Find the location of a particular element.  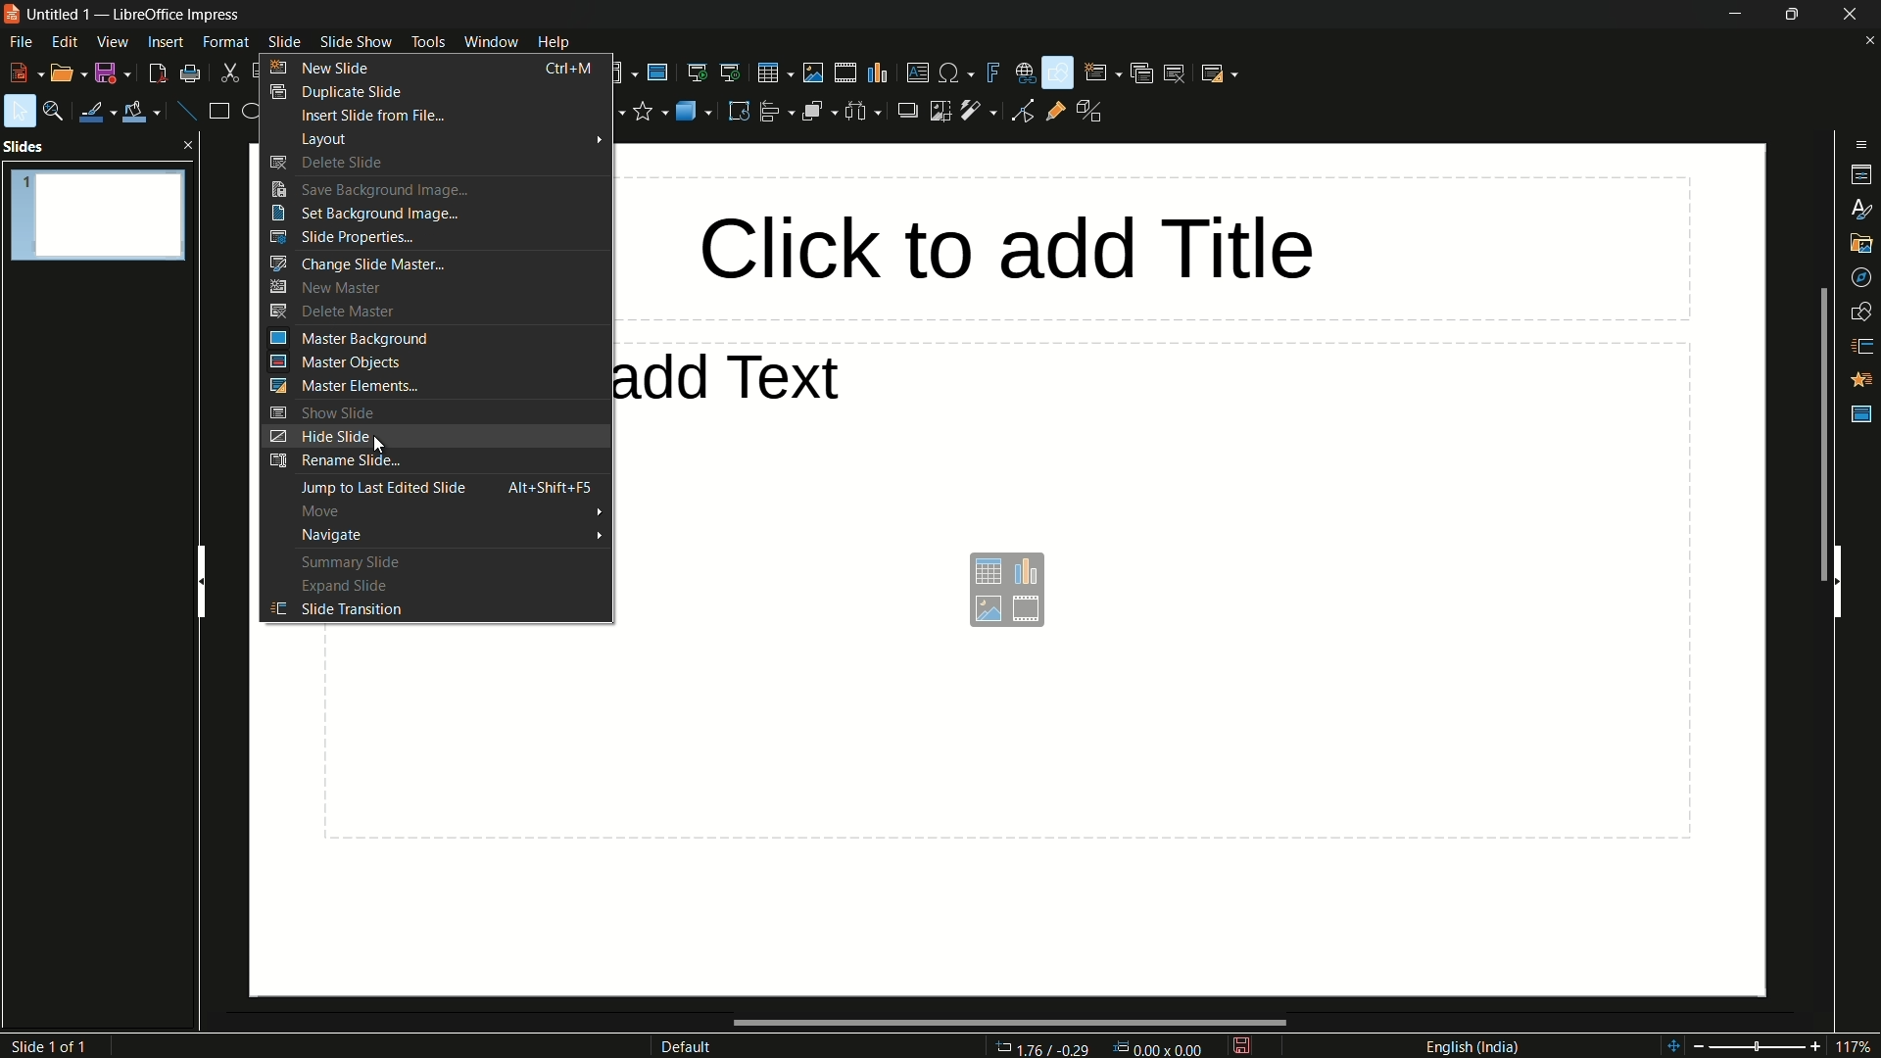

save background images is located at coordinates (370, 190).